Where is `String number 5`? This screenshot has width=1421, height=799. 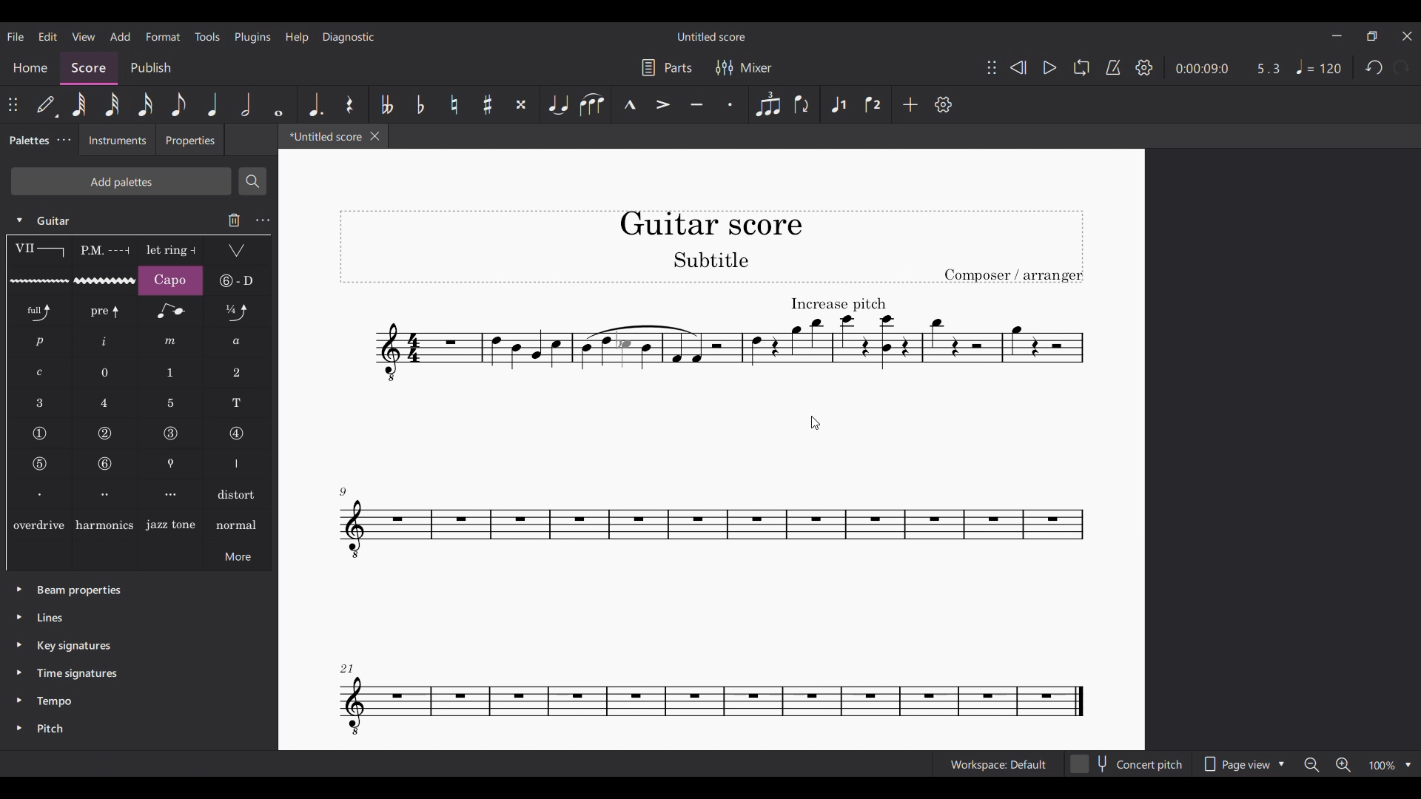 String number 5 is located at coordinates (40, 464).